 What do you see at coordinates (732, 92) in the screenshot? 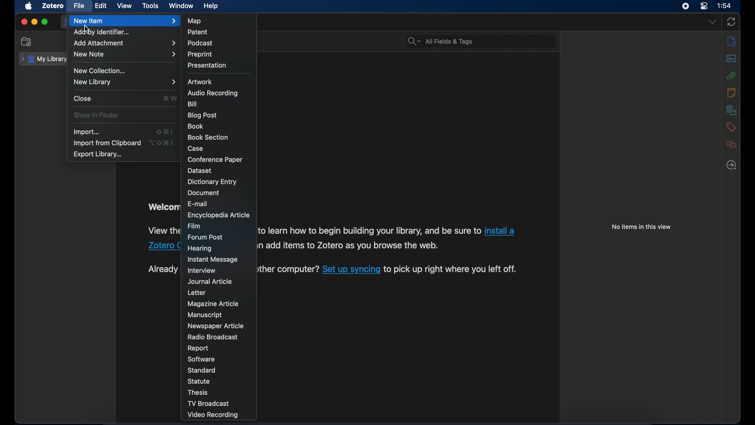
I see `notes` at bounding box center [732, 92].